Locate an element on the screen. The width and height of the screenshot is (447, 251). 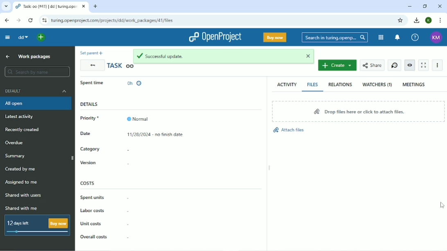
Site is located at coordinates (113, 20).